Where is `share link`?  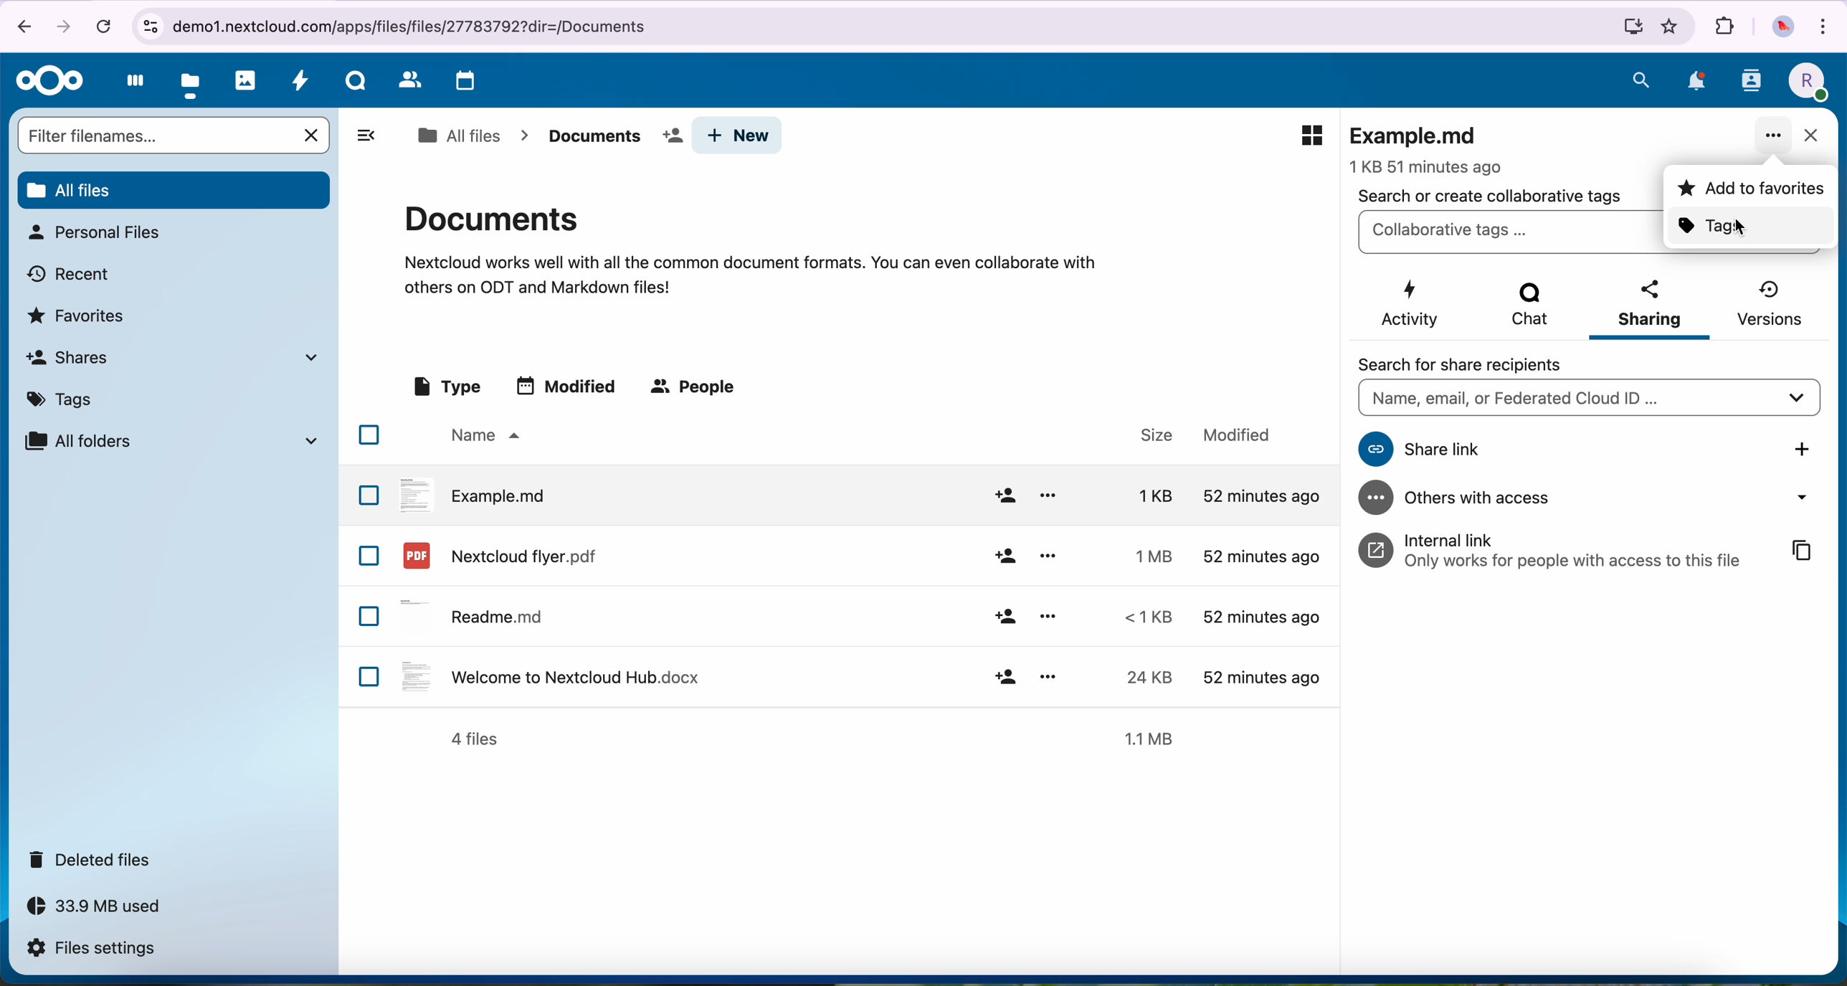 share link is located at coordinates (1537, 450).